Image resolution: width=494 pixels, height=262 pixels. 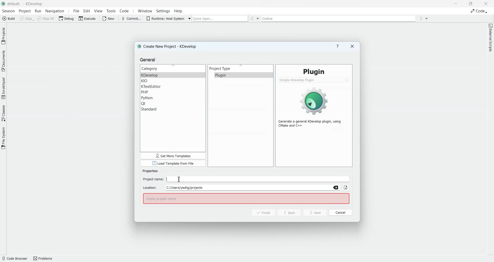 I want to click on Documents, so click(x=3, y=60).